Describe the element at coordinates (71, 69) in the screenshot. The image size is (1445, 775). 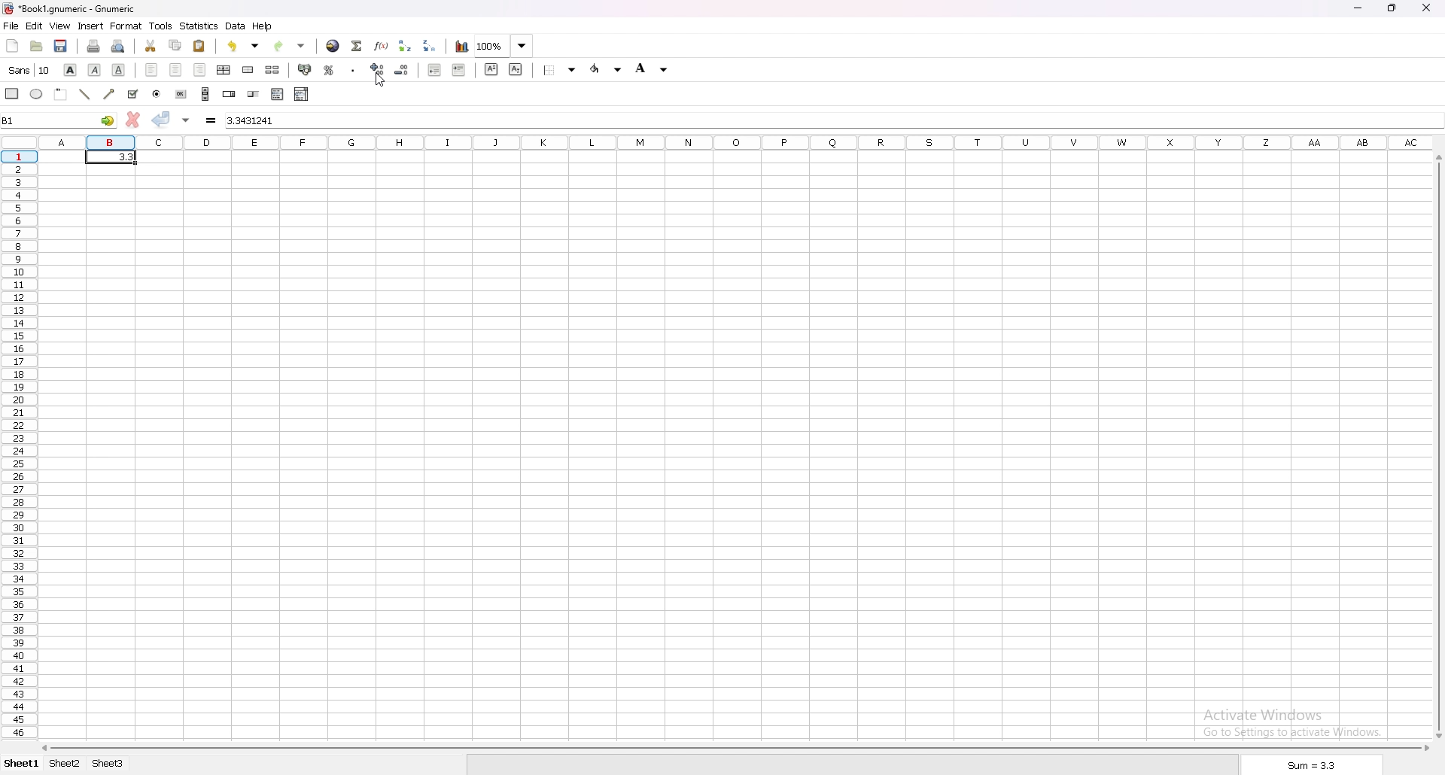
I see `bold` at that location.